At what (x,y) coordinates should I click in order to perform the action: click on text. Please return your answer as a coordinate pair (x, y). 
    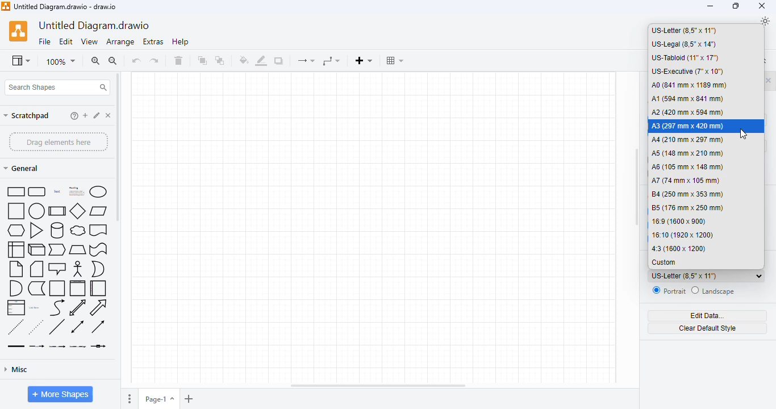
    Looking at the image, I should click on (57, 191).